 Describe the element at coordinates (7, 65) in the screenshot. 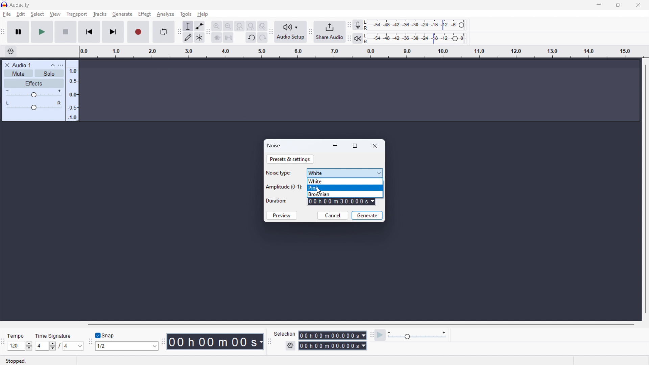

I see `delete track` at that location.